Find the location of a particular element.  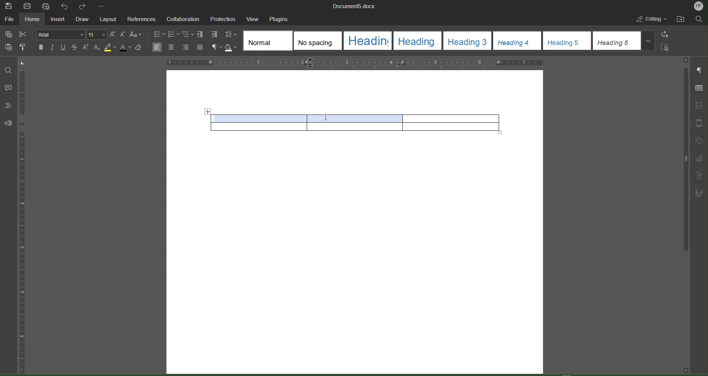

Undo is located at coordinates (66, 7).